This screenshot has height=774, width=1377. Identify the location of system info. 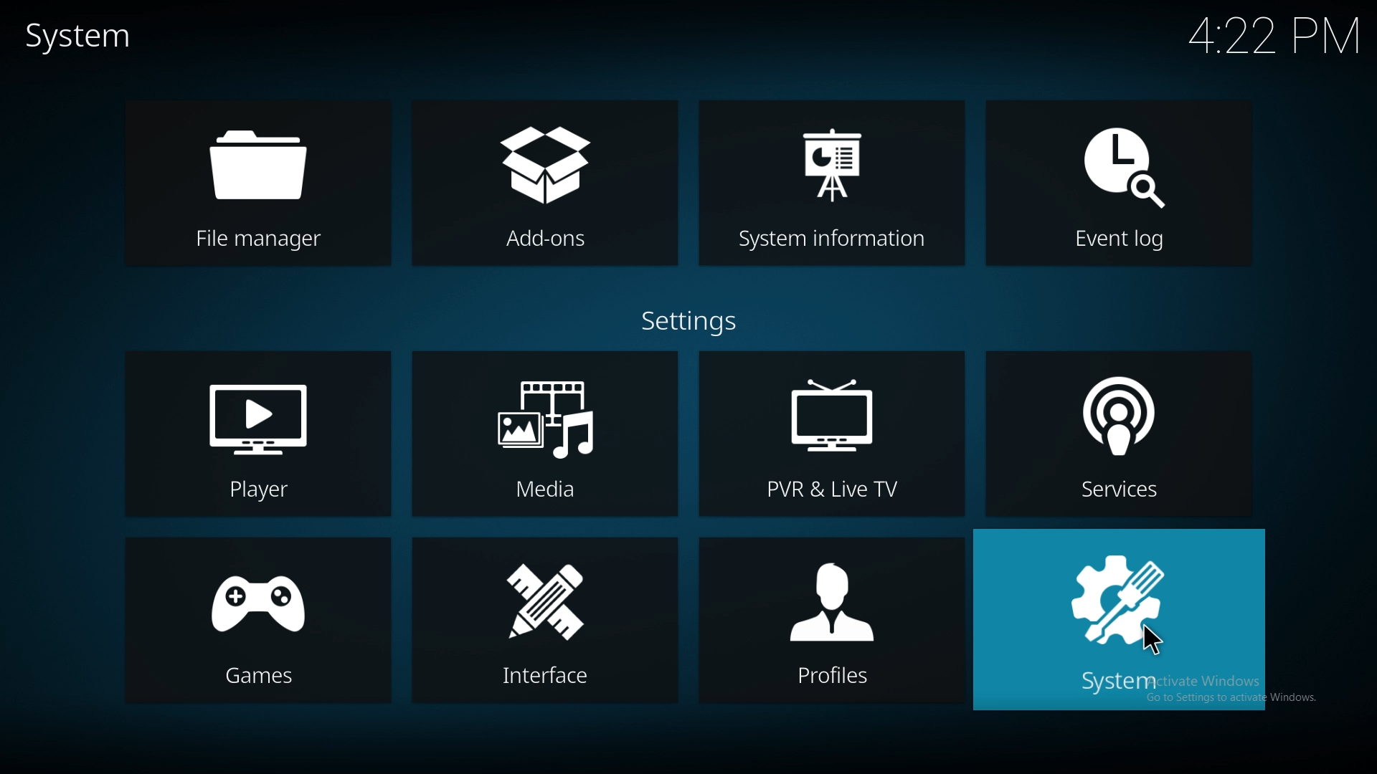
(833, 183).